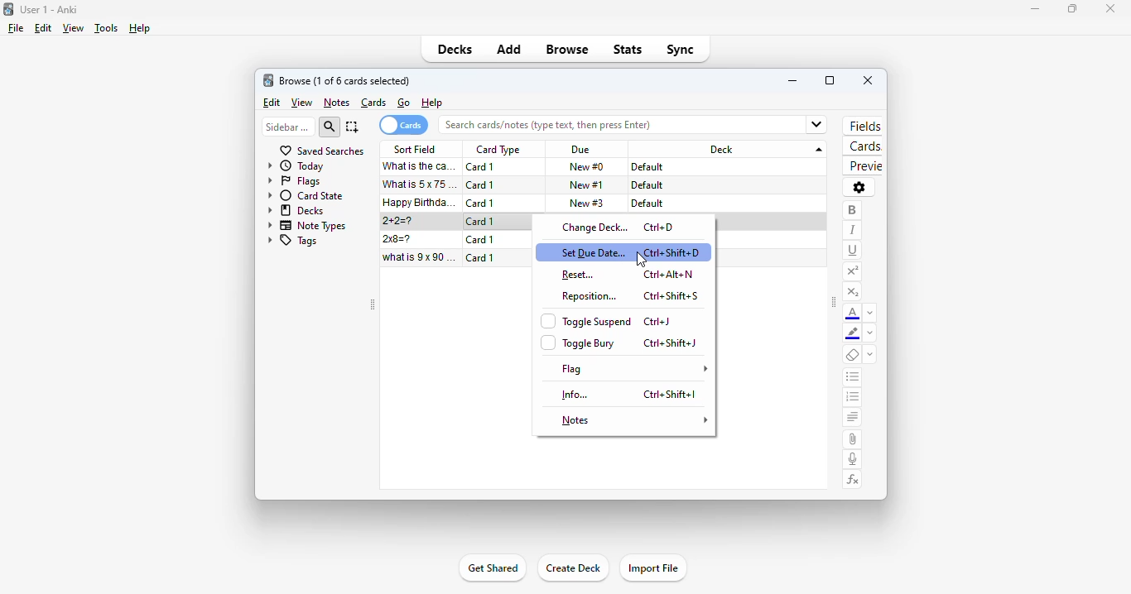  I want to click on import file, so click(653, 568).